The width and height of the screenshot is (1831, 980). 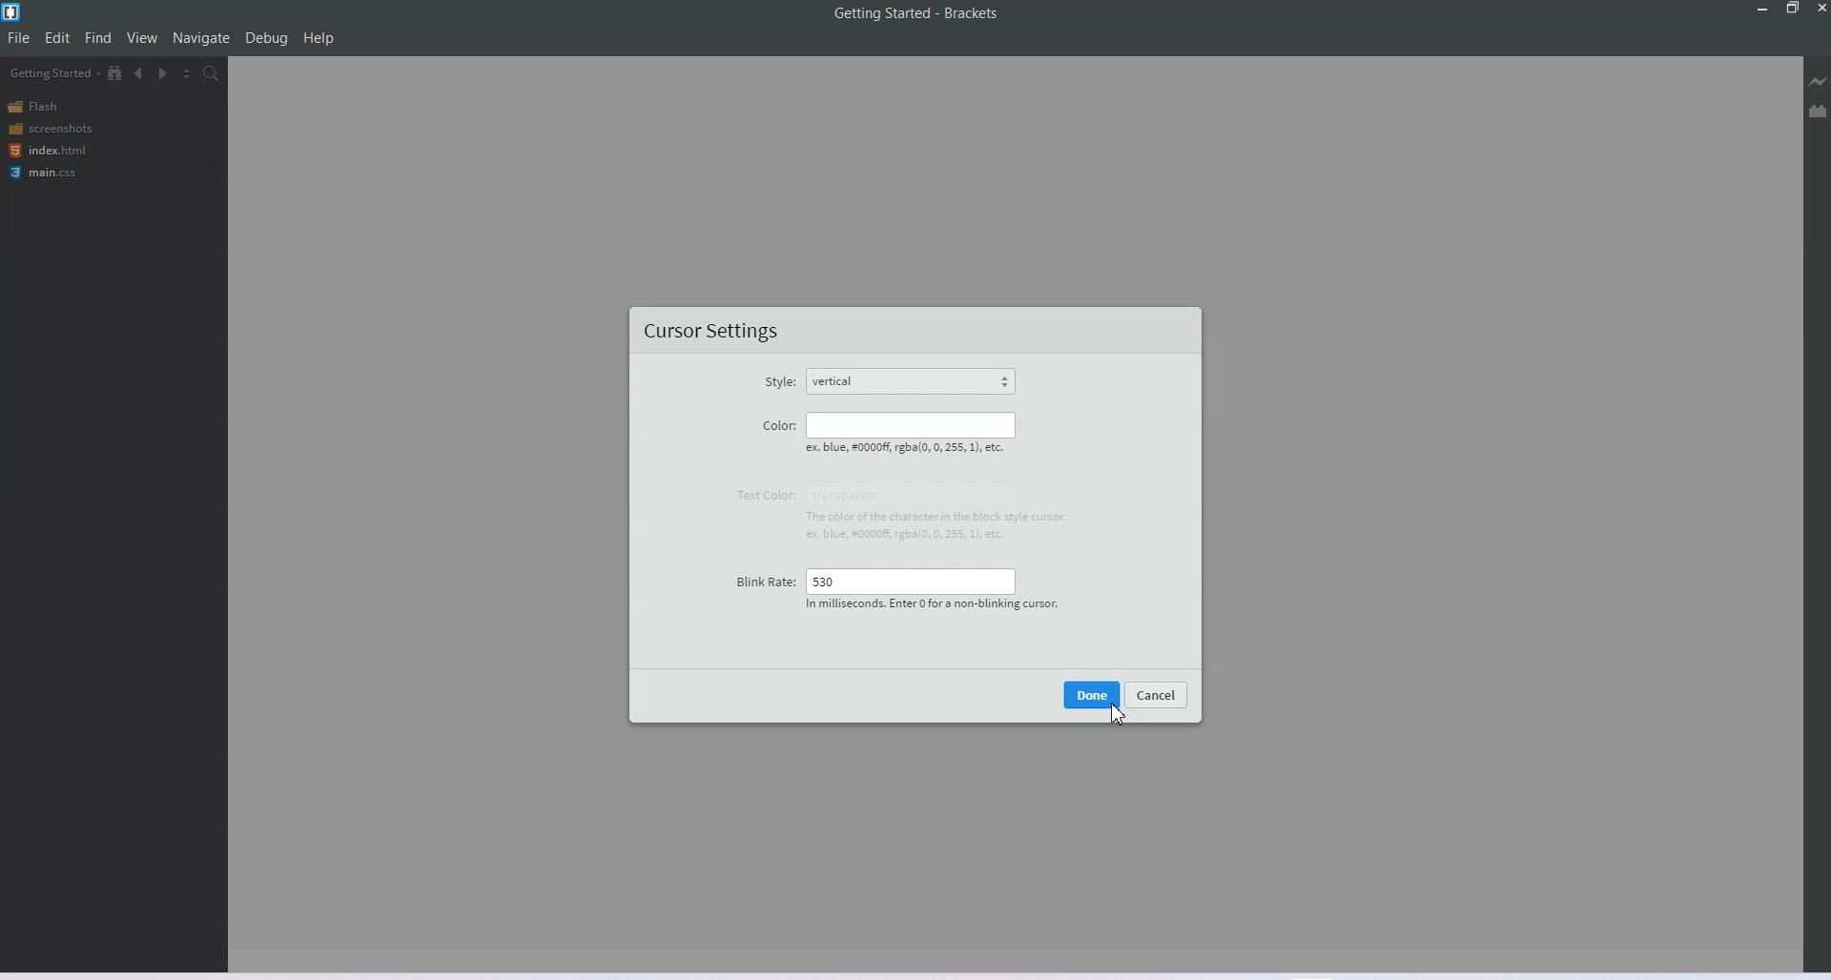 What do you see at coordinates (915, 424) in the screenshot?
I see `input box` at bounding box center [915, 424].